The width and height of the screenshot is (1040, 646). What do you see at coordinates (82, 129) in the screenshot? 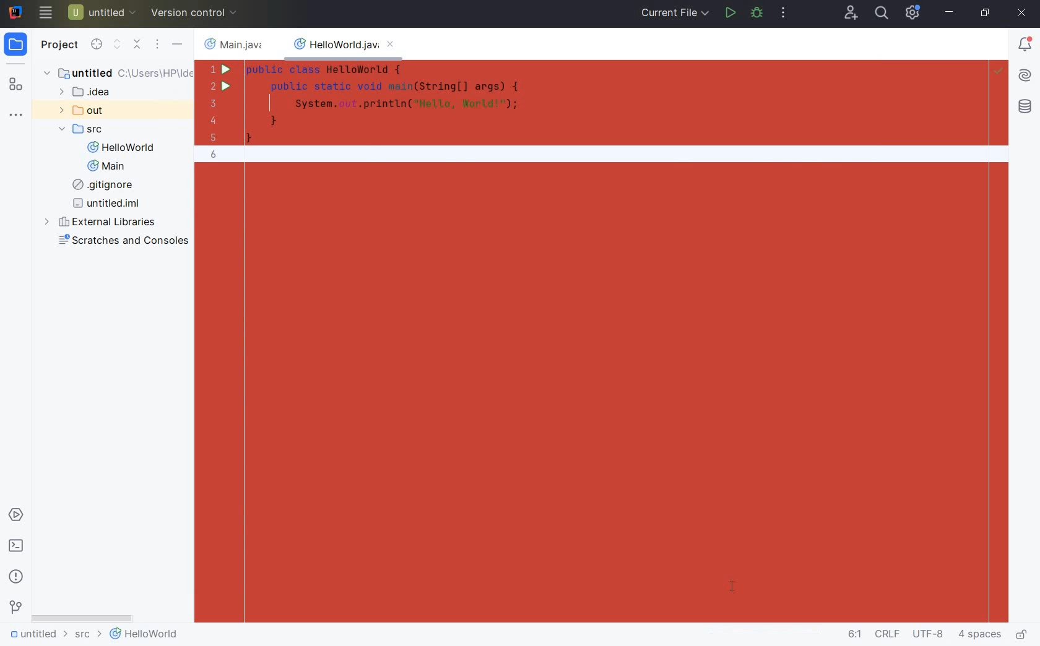
I see `SRC` at bounding box center [82, 129].